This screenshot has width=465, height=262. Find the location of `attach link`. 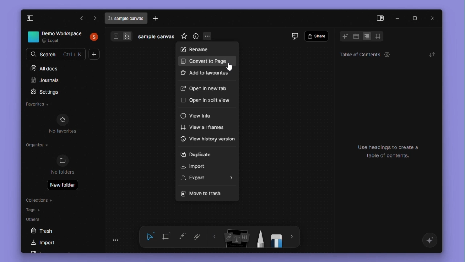

attach link is located at coordinates (196, 237).